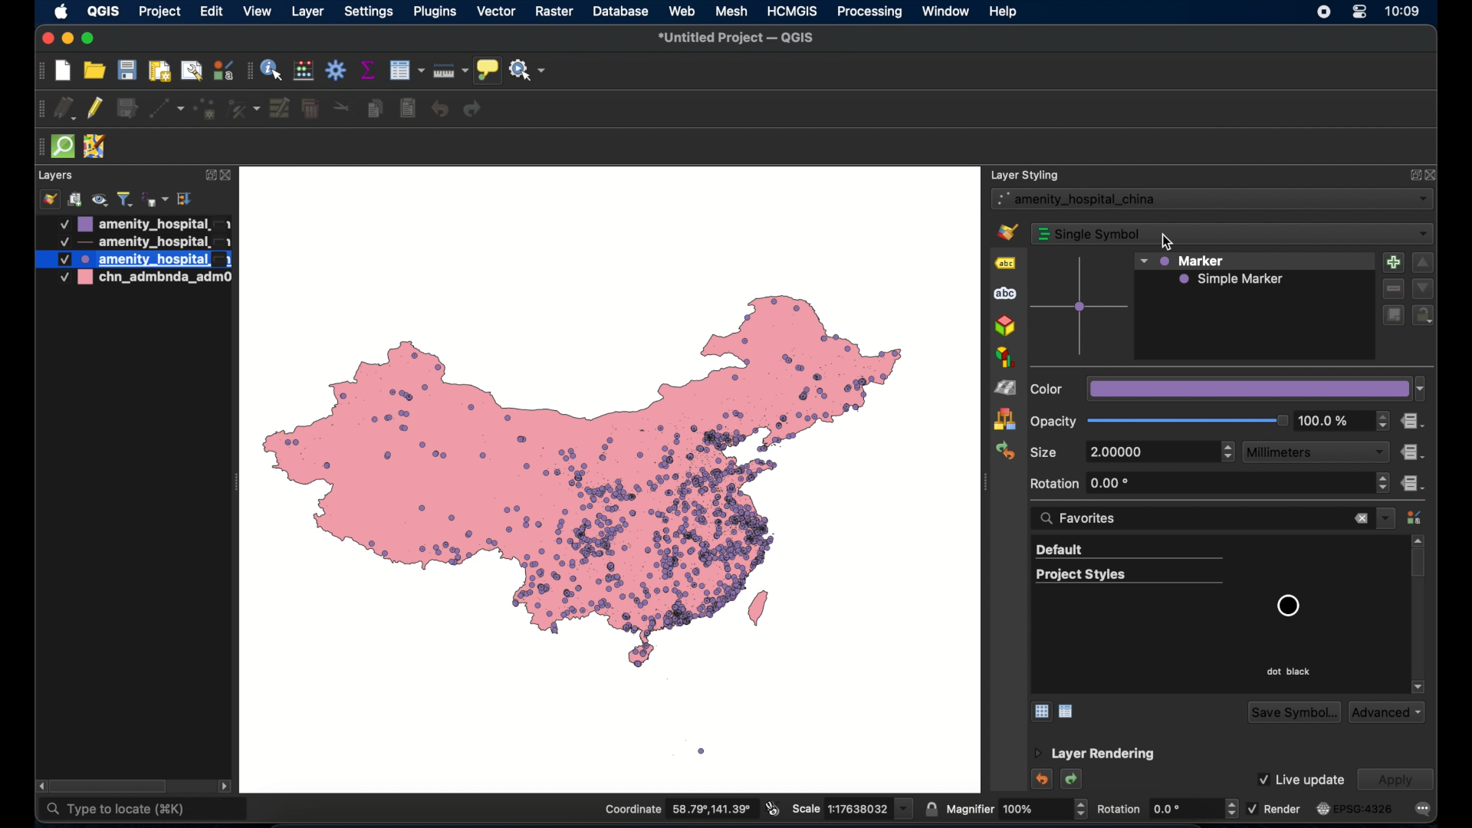 The image size is (1472, 828). I want to click on show map tips, so click(488, 69).